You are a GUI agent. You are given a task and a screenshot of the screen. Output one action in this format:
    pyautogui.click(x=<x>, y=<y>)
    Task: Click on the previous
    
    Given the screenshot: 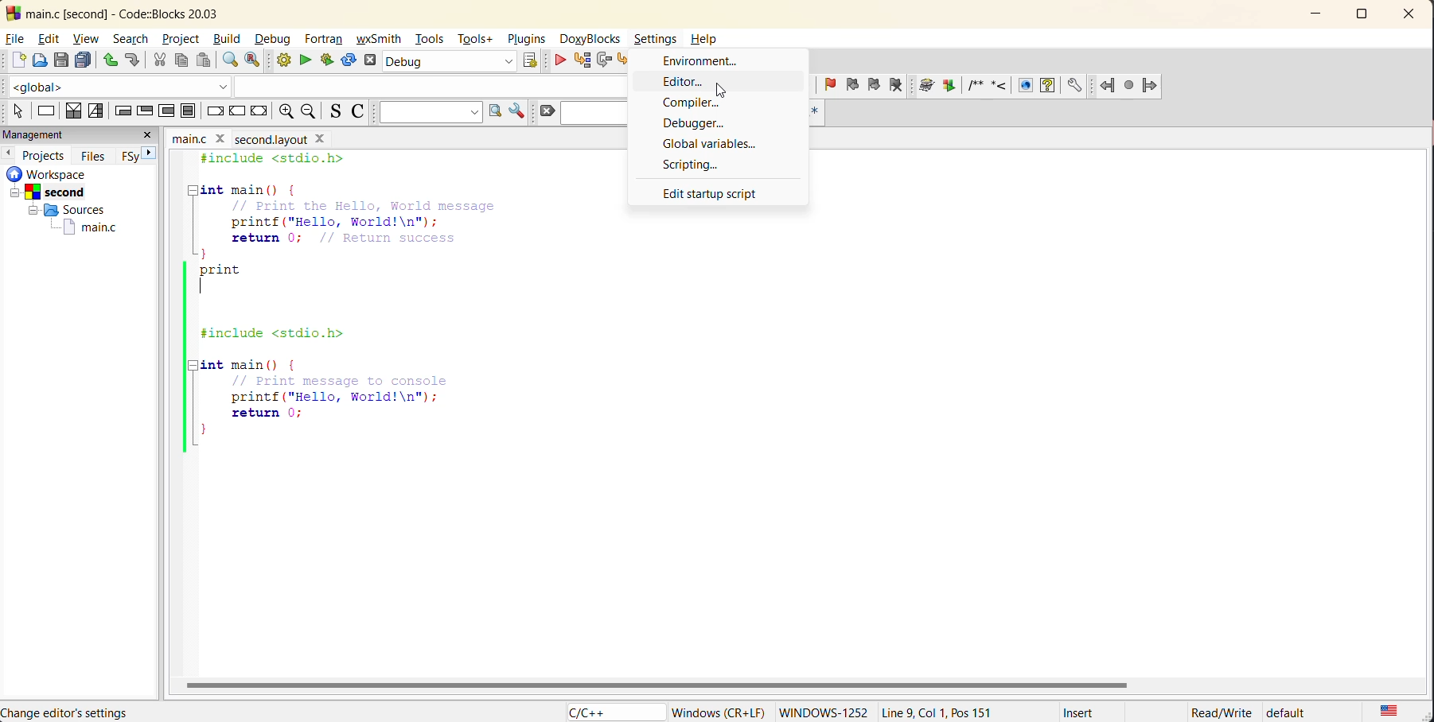 What is the action you would take?
    pyautogui.click(x=10, y=153)
    